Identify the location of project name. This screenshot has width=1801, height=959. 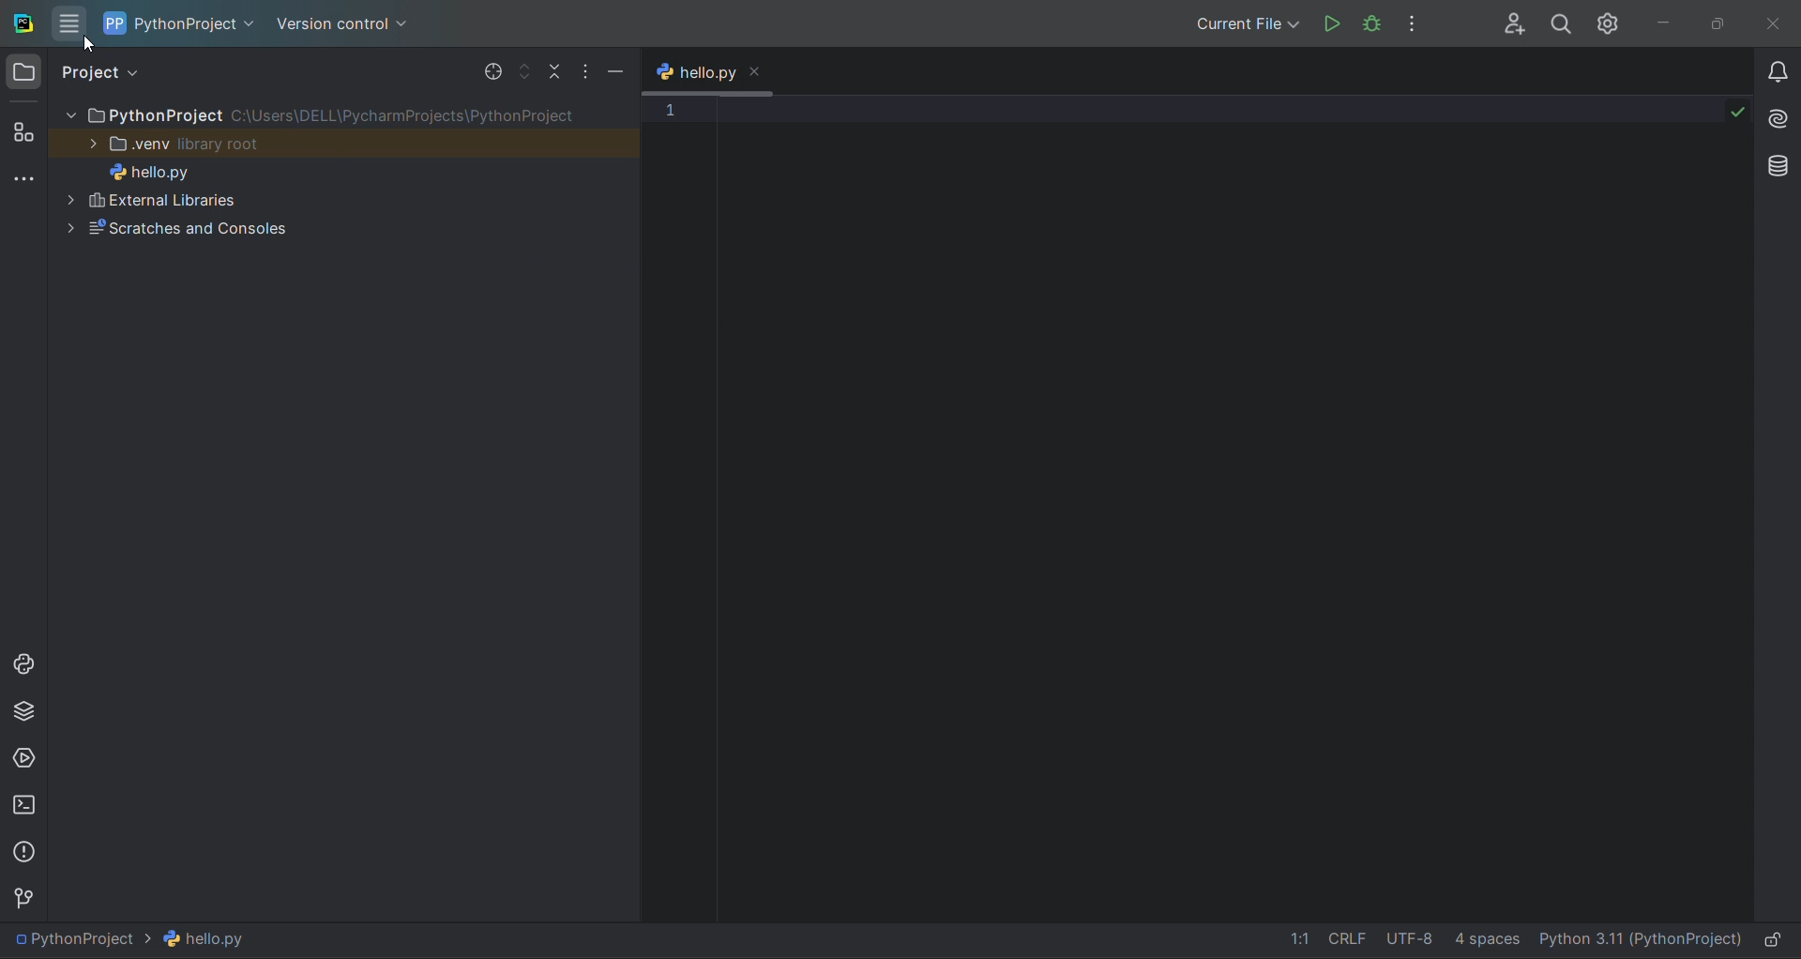
(181, 24).